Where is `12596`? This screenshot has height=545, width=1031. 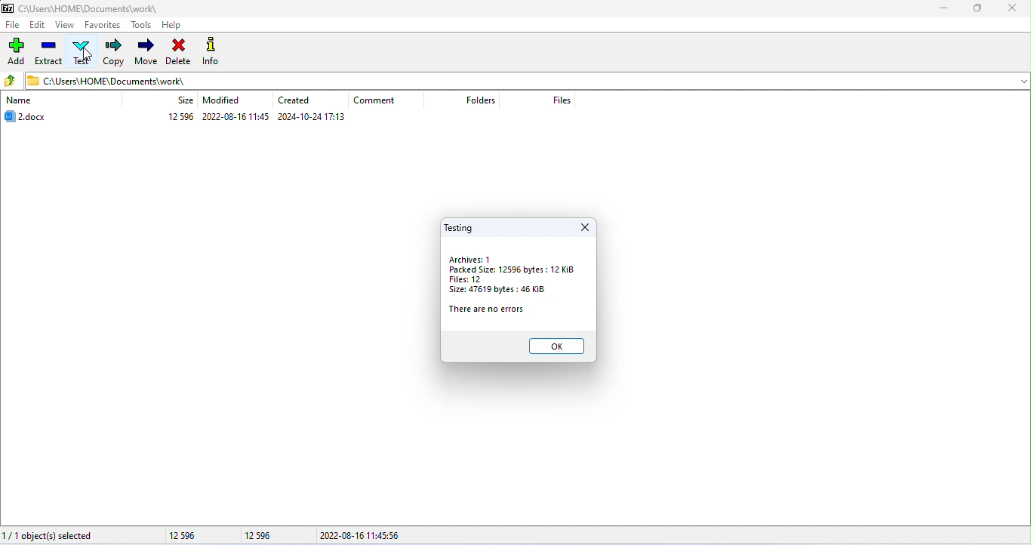
12596 is located at coordinates (181, 116).